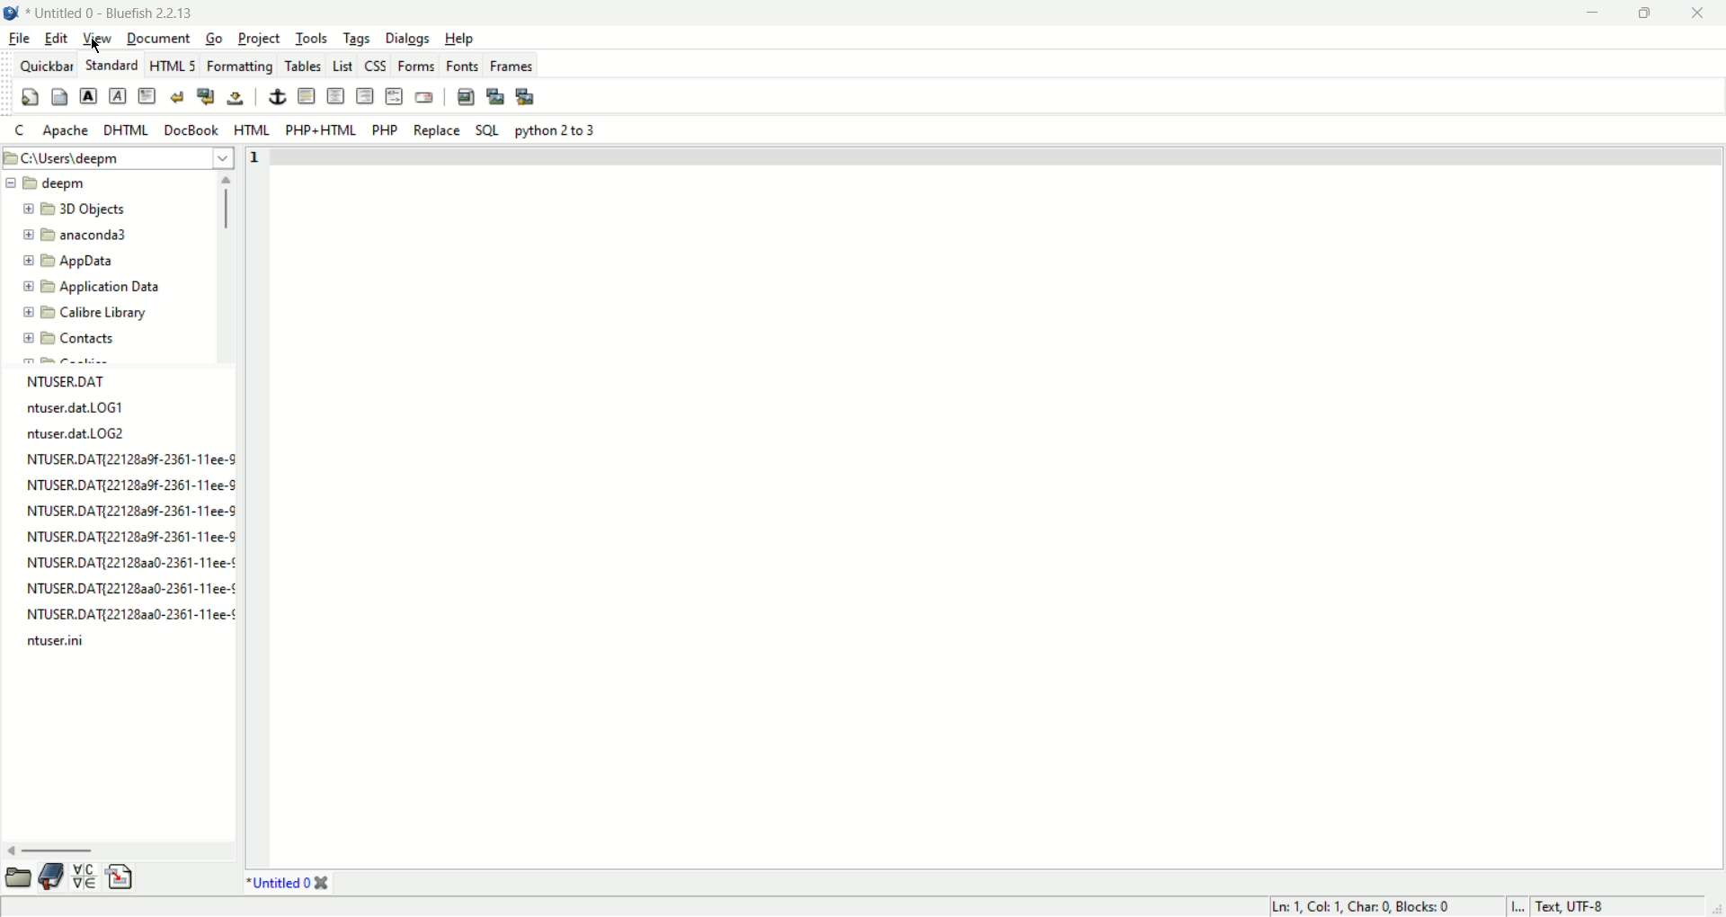  What do you see at coordinates (20, 38) in the screenshot?
I see `file` at bounding box center [20, 38].